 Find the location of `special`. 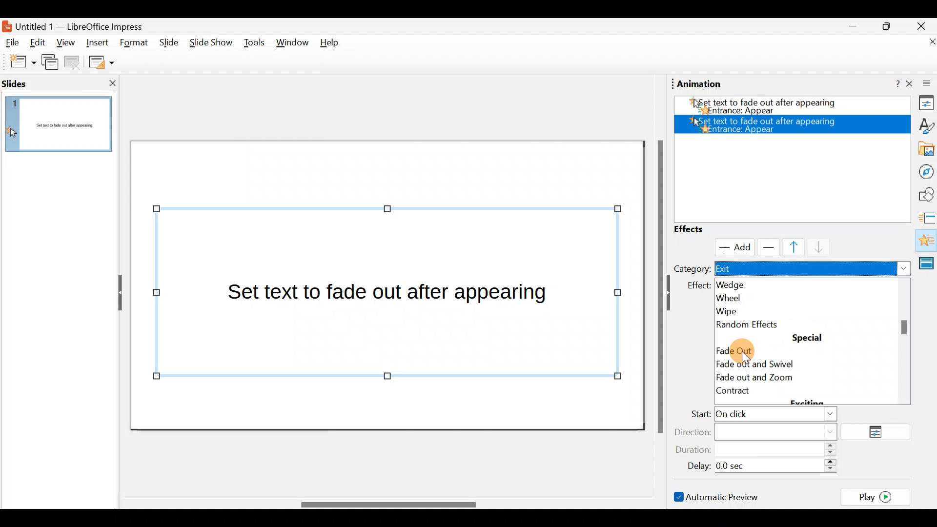

special is located at coordinates (810, 338).